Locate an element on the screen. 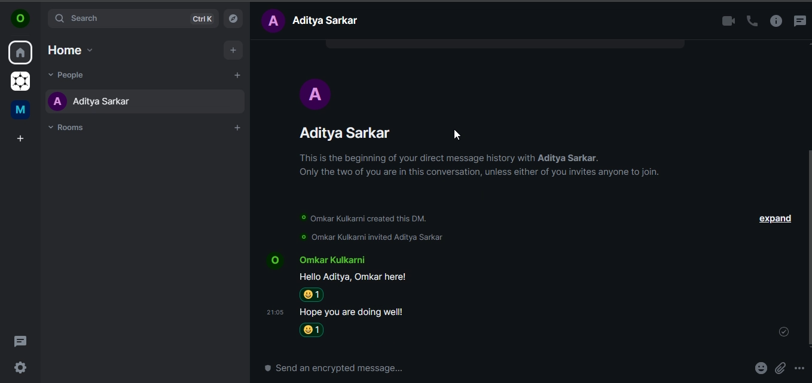  explore rooms is located at coordinates (233, 18).